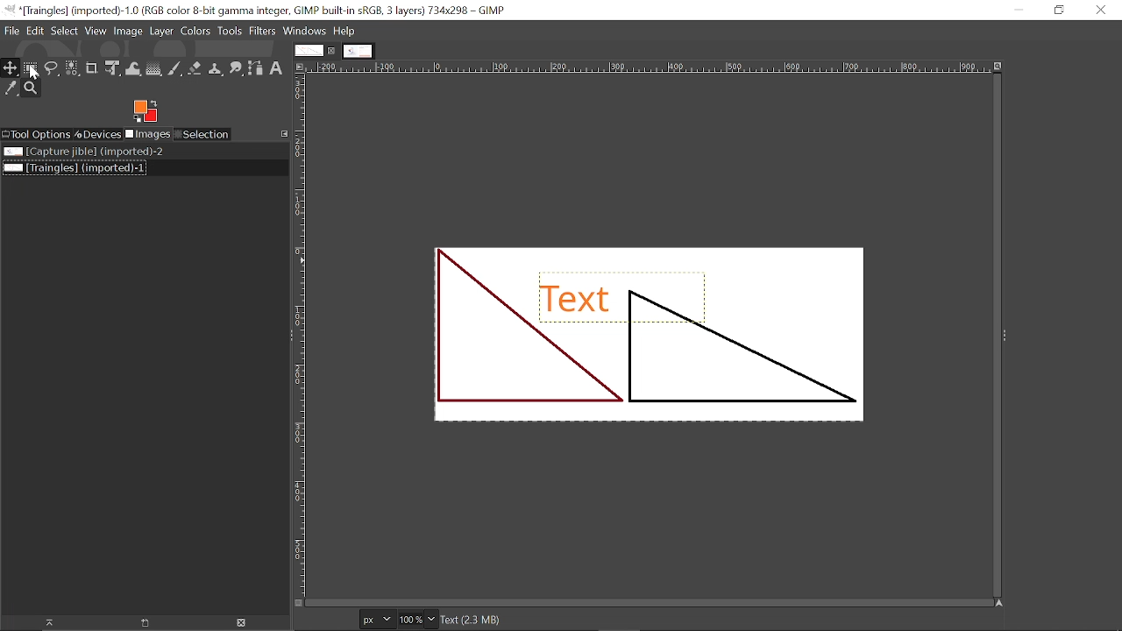  I want to click on Foreground color, so click(147, 110).